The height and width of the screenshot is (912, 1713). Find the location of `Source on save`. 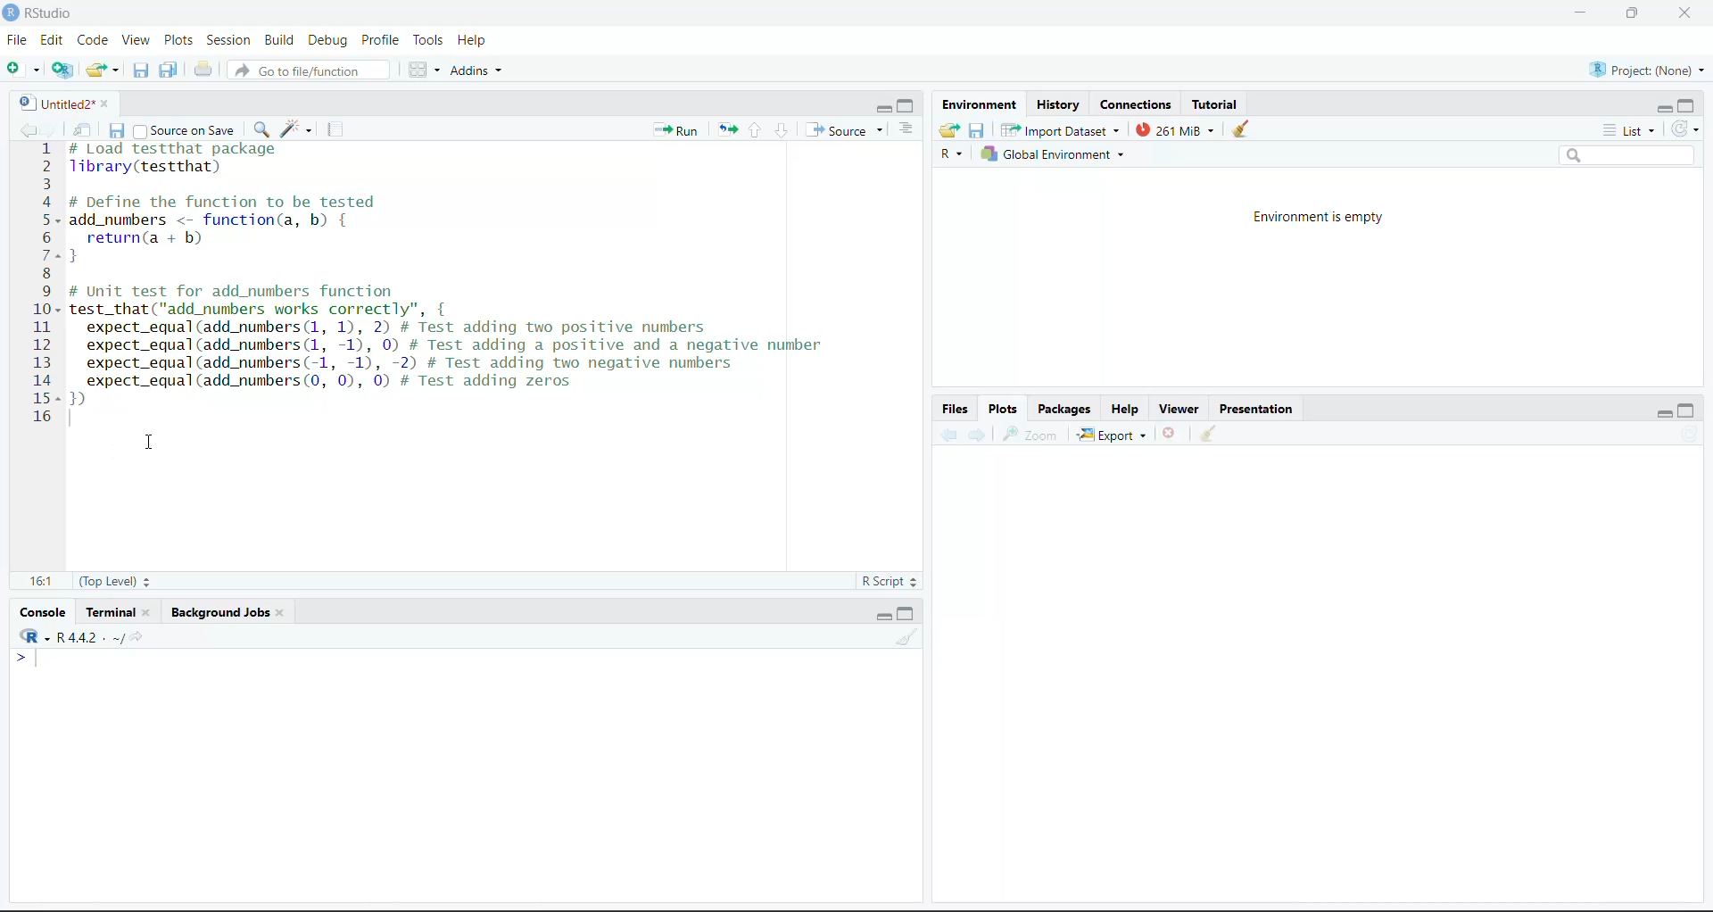

Source on save is located at coordinates (184, 131).